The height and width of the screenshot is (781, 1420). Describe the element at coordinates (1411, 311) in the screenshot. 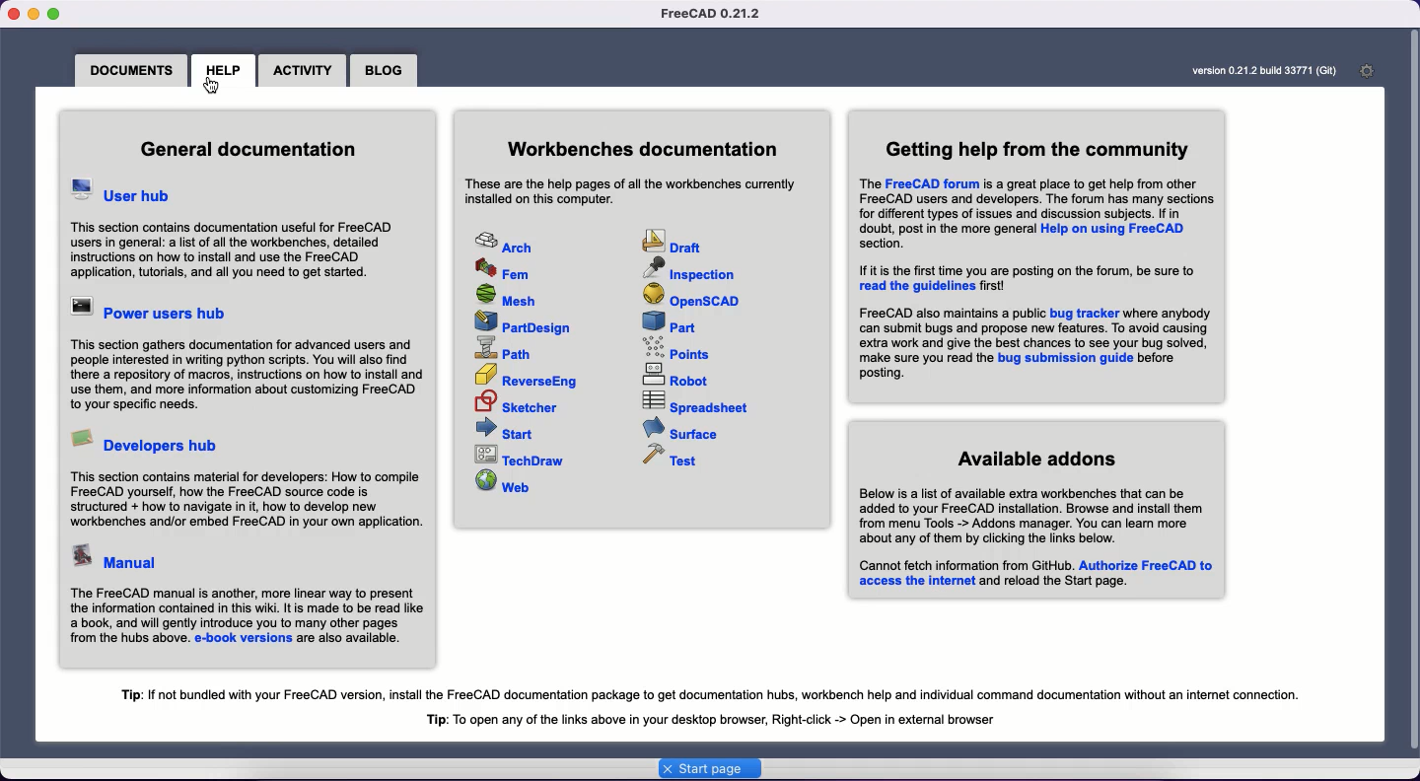

I see `Scroll` at that location.